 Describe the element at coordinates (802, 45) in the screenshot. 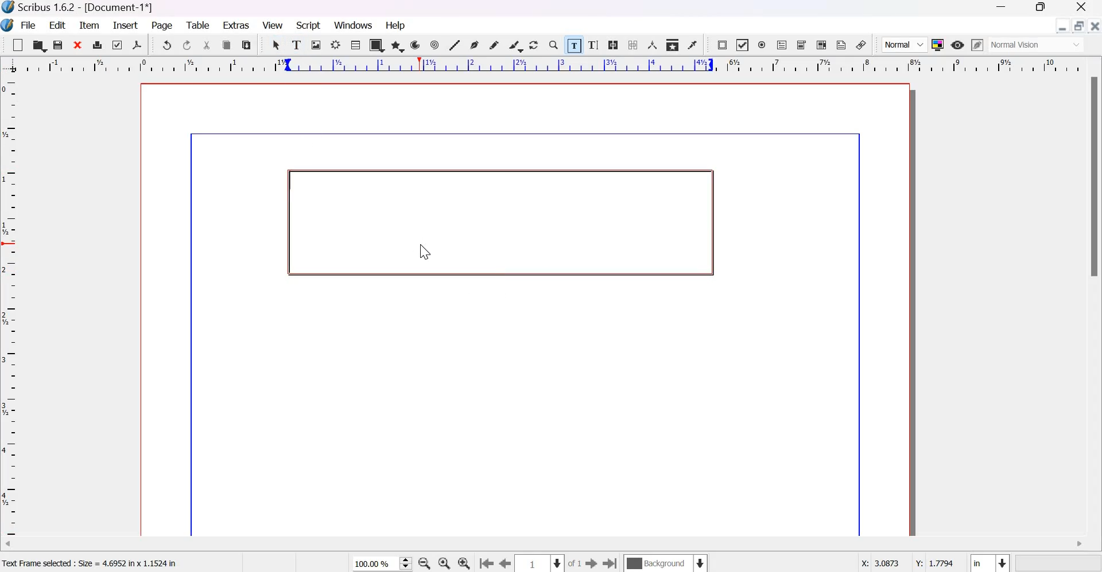

I see `PDF Combo Box` at that location.